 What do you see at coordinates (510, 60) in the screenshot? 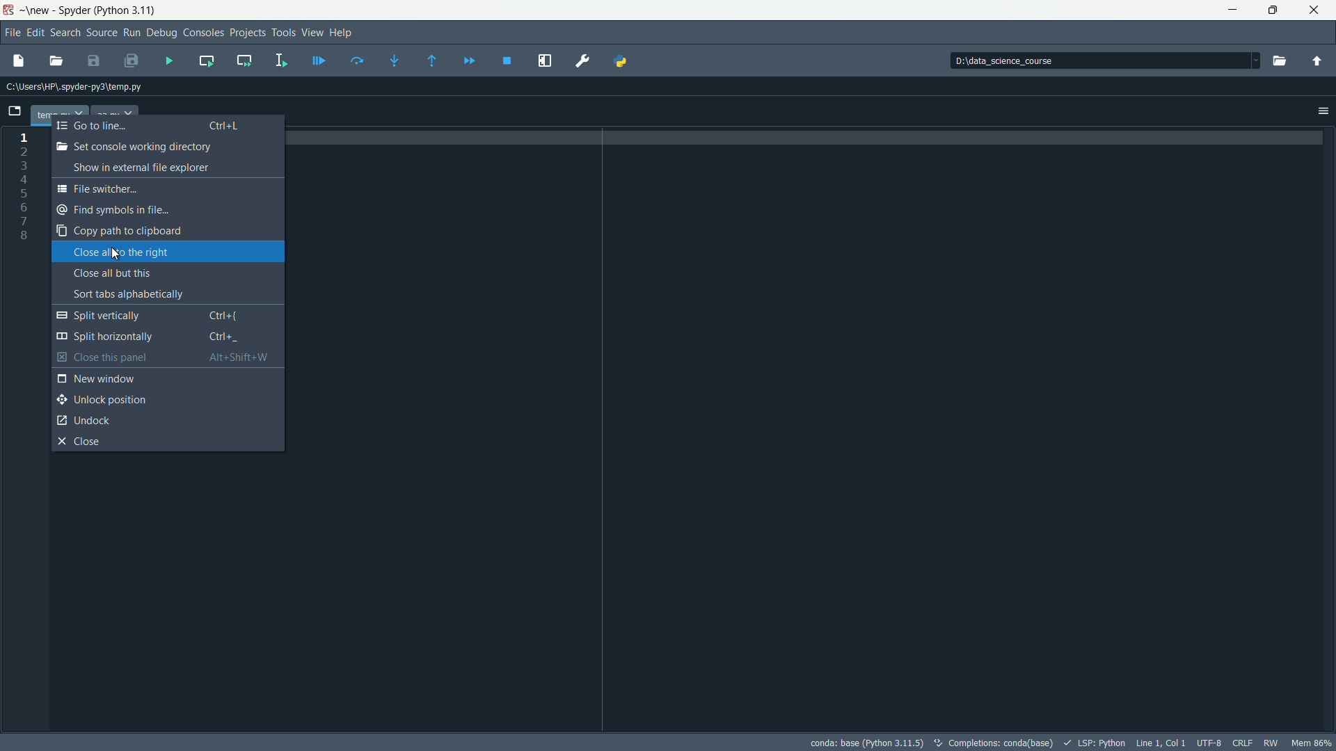
I see `stop debugging` at bounding box center [510, 60].